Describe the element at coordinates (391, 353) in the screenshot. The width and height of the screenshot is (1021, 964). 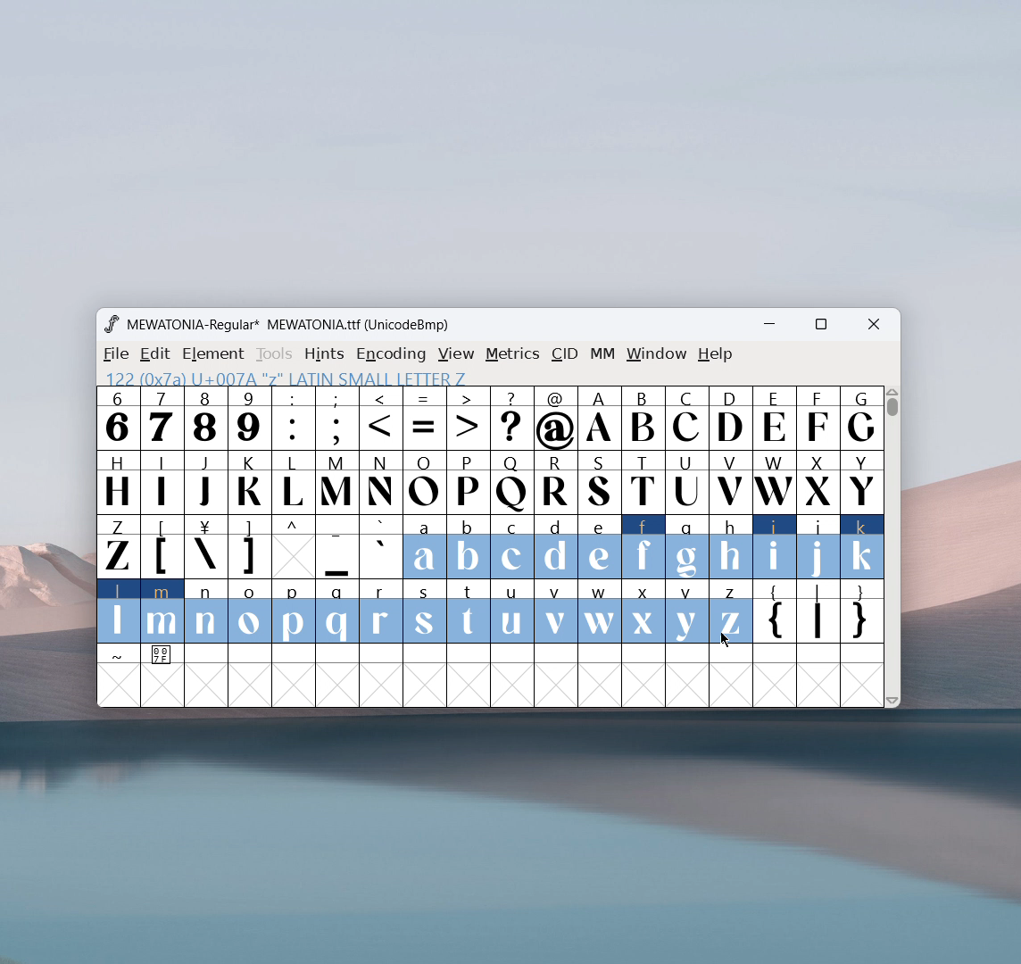
I see `encoding` at that location.